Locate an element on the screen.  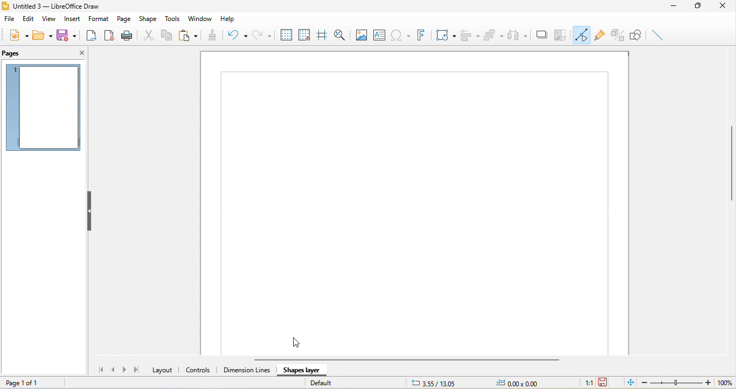
next page is located at coordinates (126, 369).